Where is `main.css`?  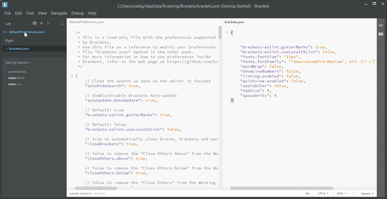
main.css is located at coordinates (33, 86).